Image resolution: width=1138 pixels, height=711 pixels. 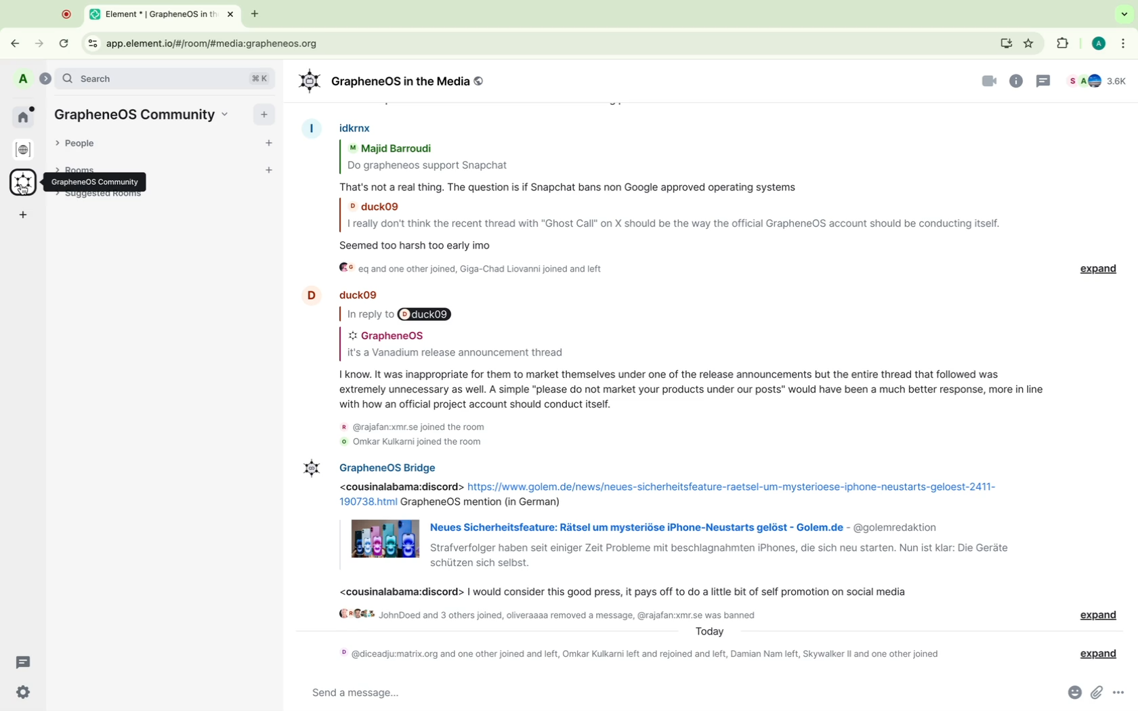 What do you see at coordinates (635, 527) in the screenshot?
I see `neues sicherheitsfeature: ratsel um mysteriose iphone-Neustrats gelost - golem.de` at bounding box center [635, 527].